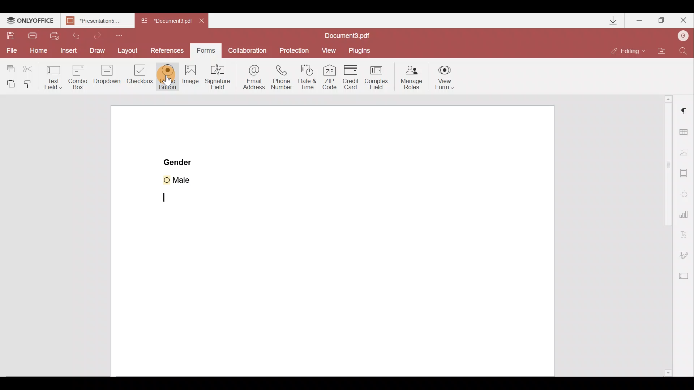 The height and width of the screenshot is (390, 694). What do you see at coordinates (685, 194) in the screenshot?
I see `Shapes settings` at bounding box center [685, 194].